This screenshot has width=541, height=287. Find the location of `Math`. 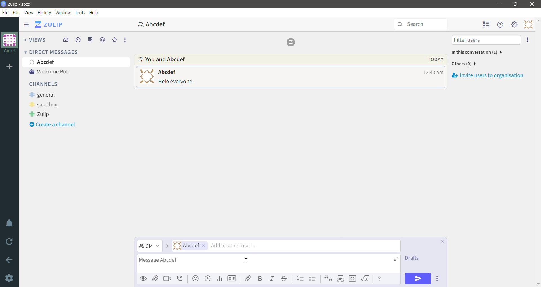

Math is located at coordinates (366, 279).